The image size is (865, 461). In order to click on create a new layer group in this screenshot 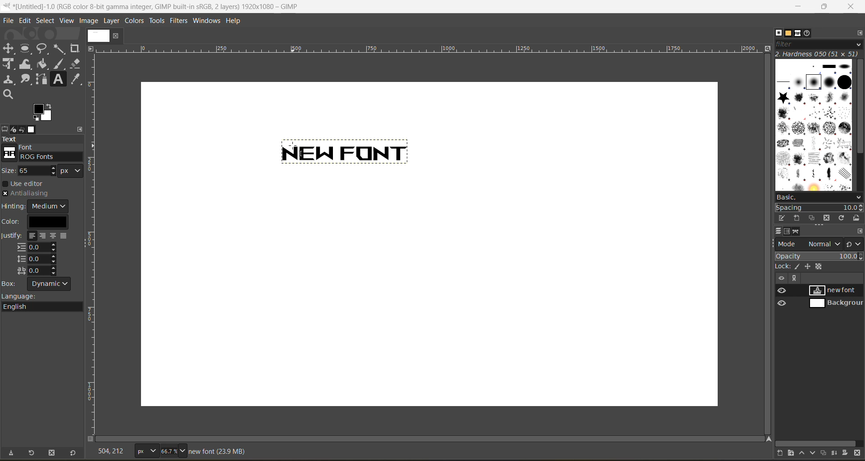, I will do `click(791, 453)`.